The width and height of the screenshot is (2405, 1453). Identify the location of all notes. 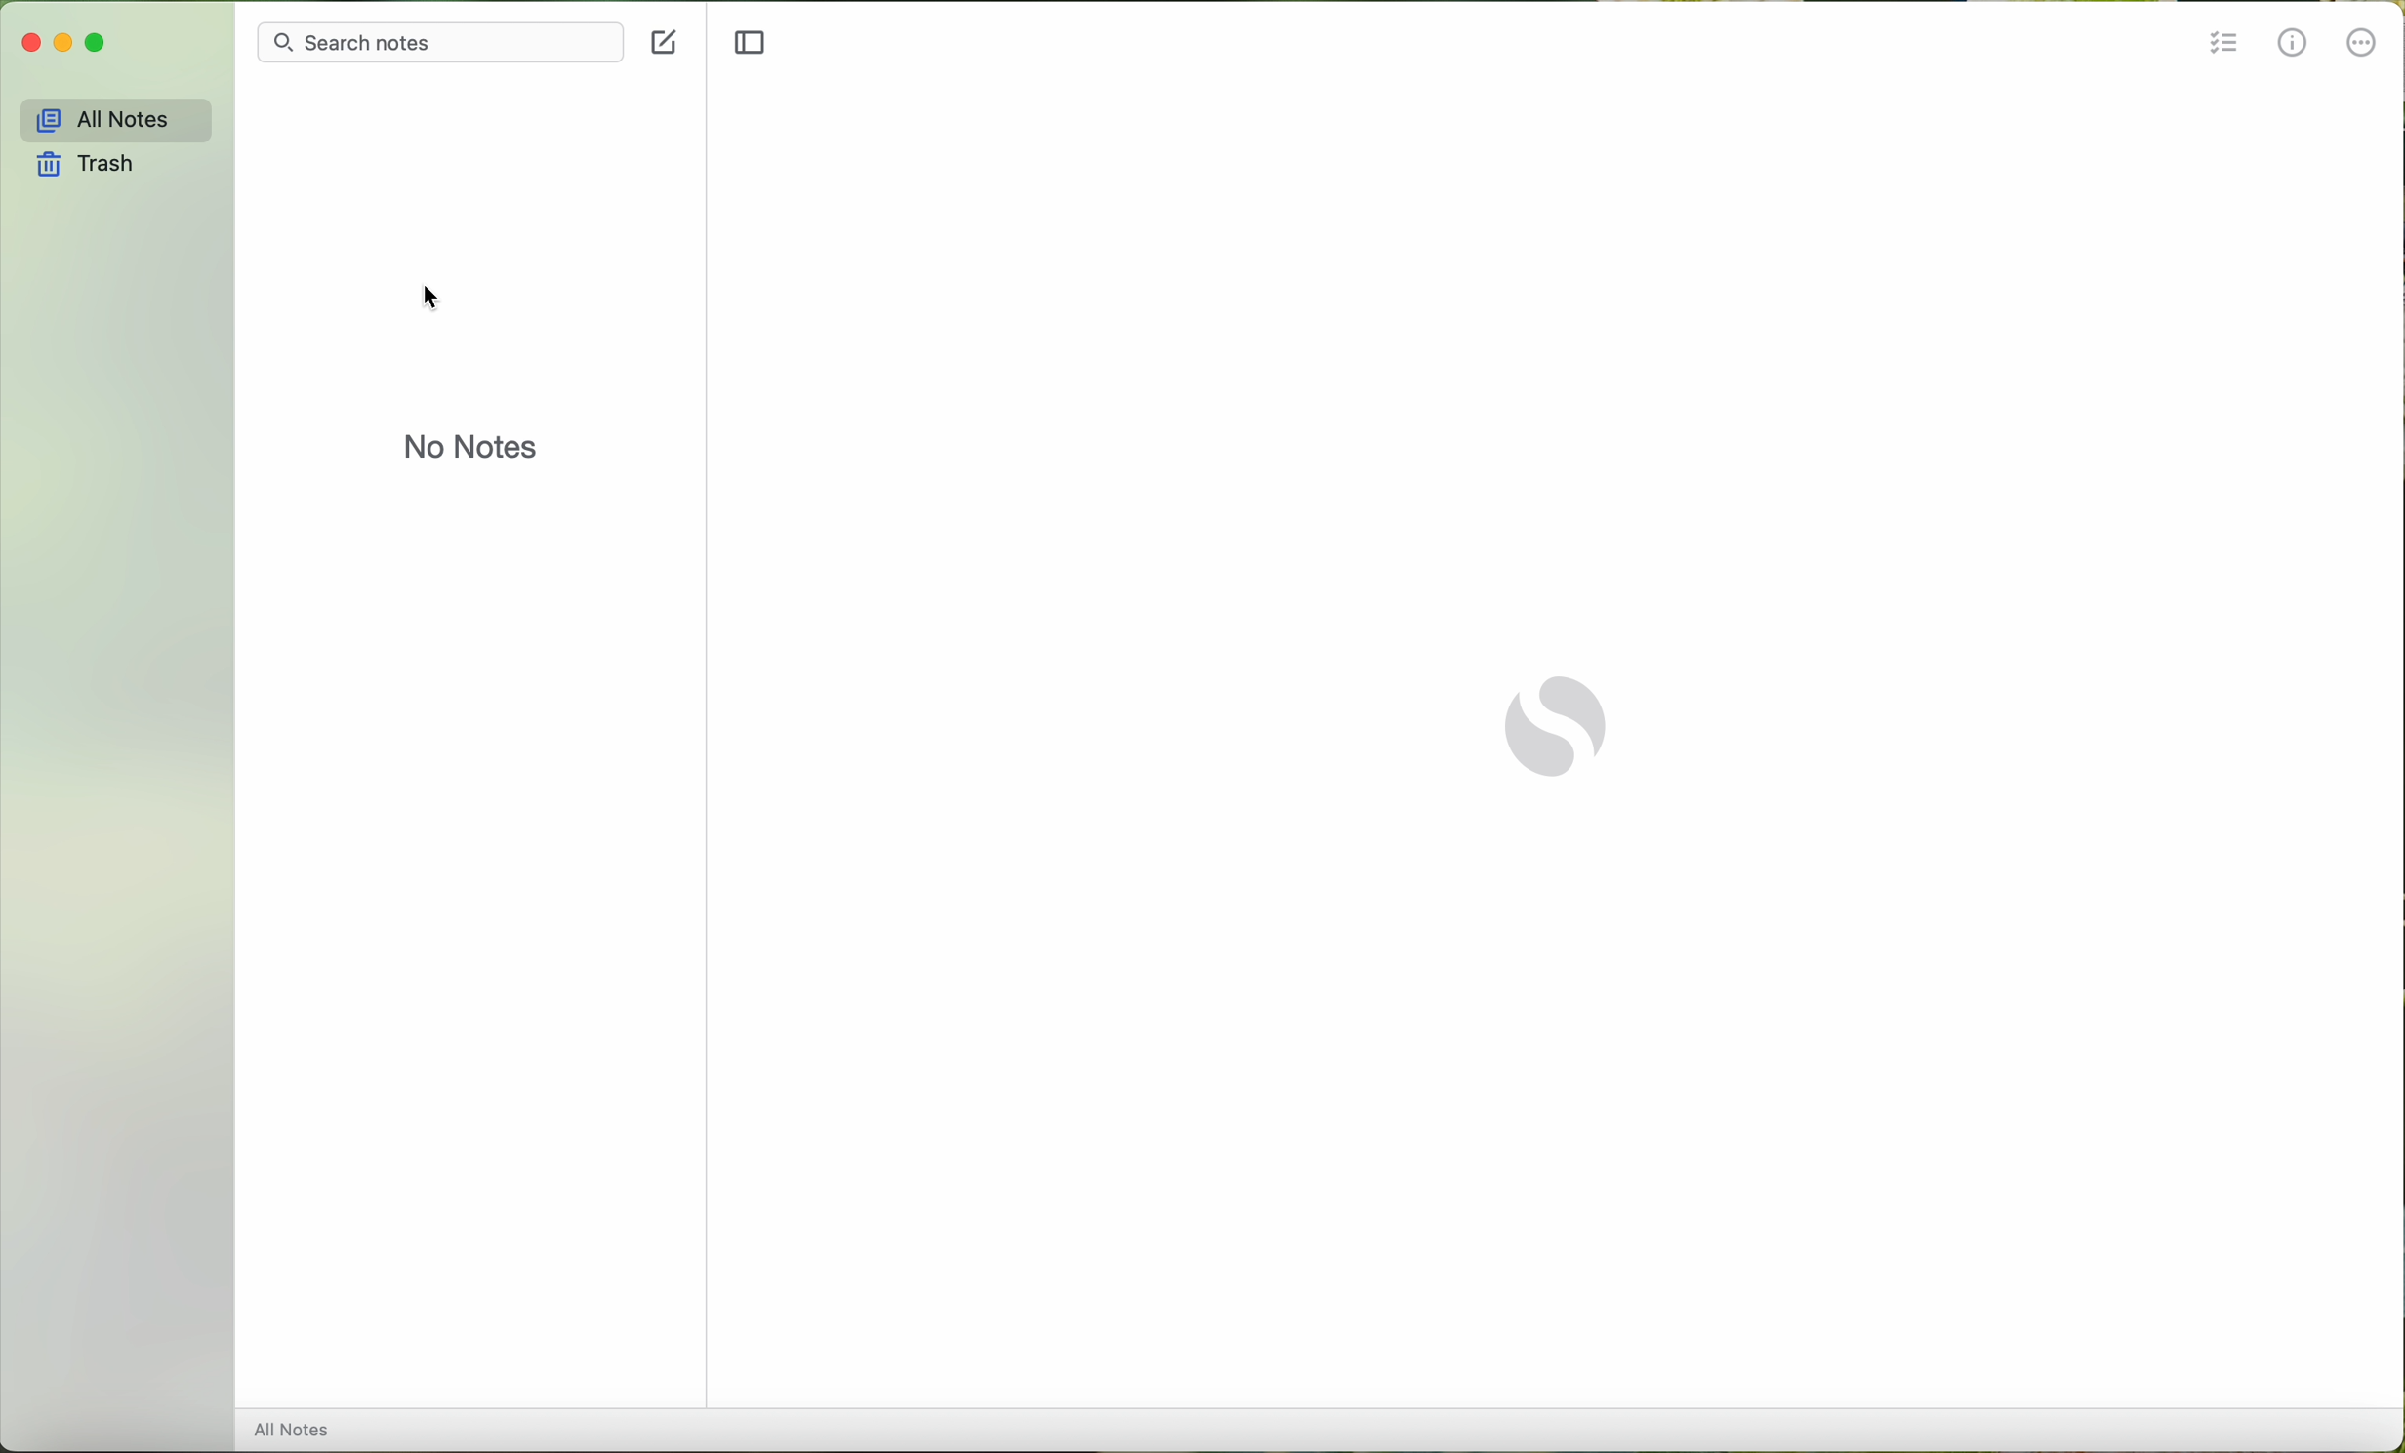
(299, 1426).